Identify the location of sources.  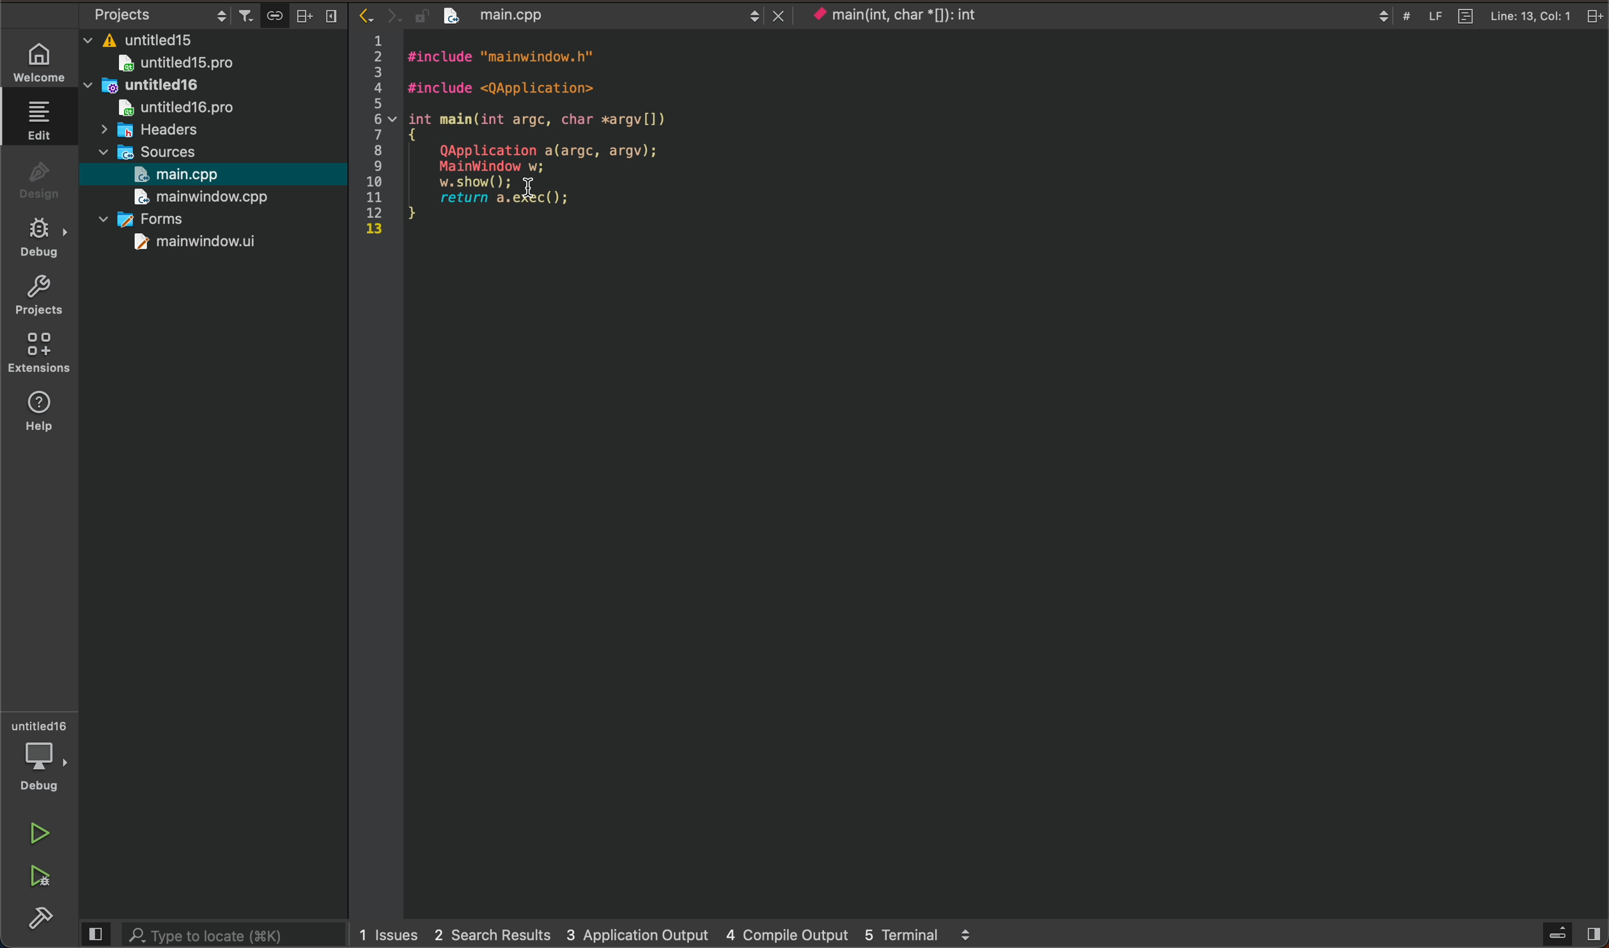
(159, 150).